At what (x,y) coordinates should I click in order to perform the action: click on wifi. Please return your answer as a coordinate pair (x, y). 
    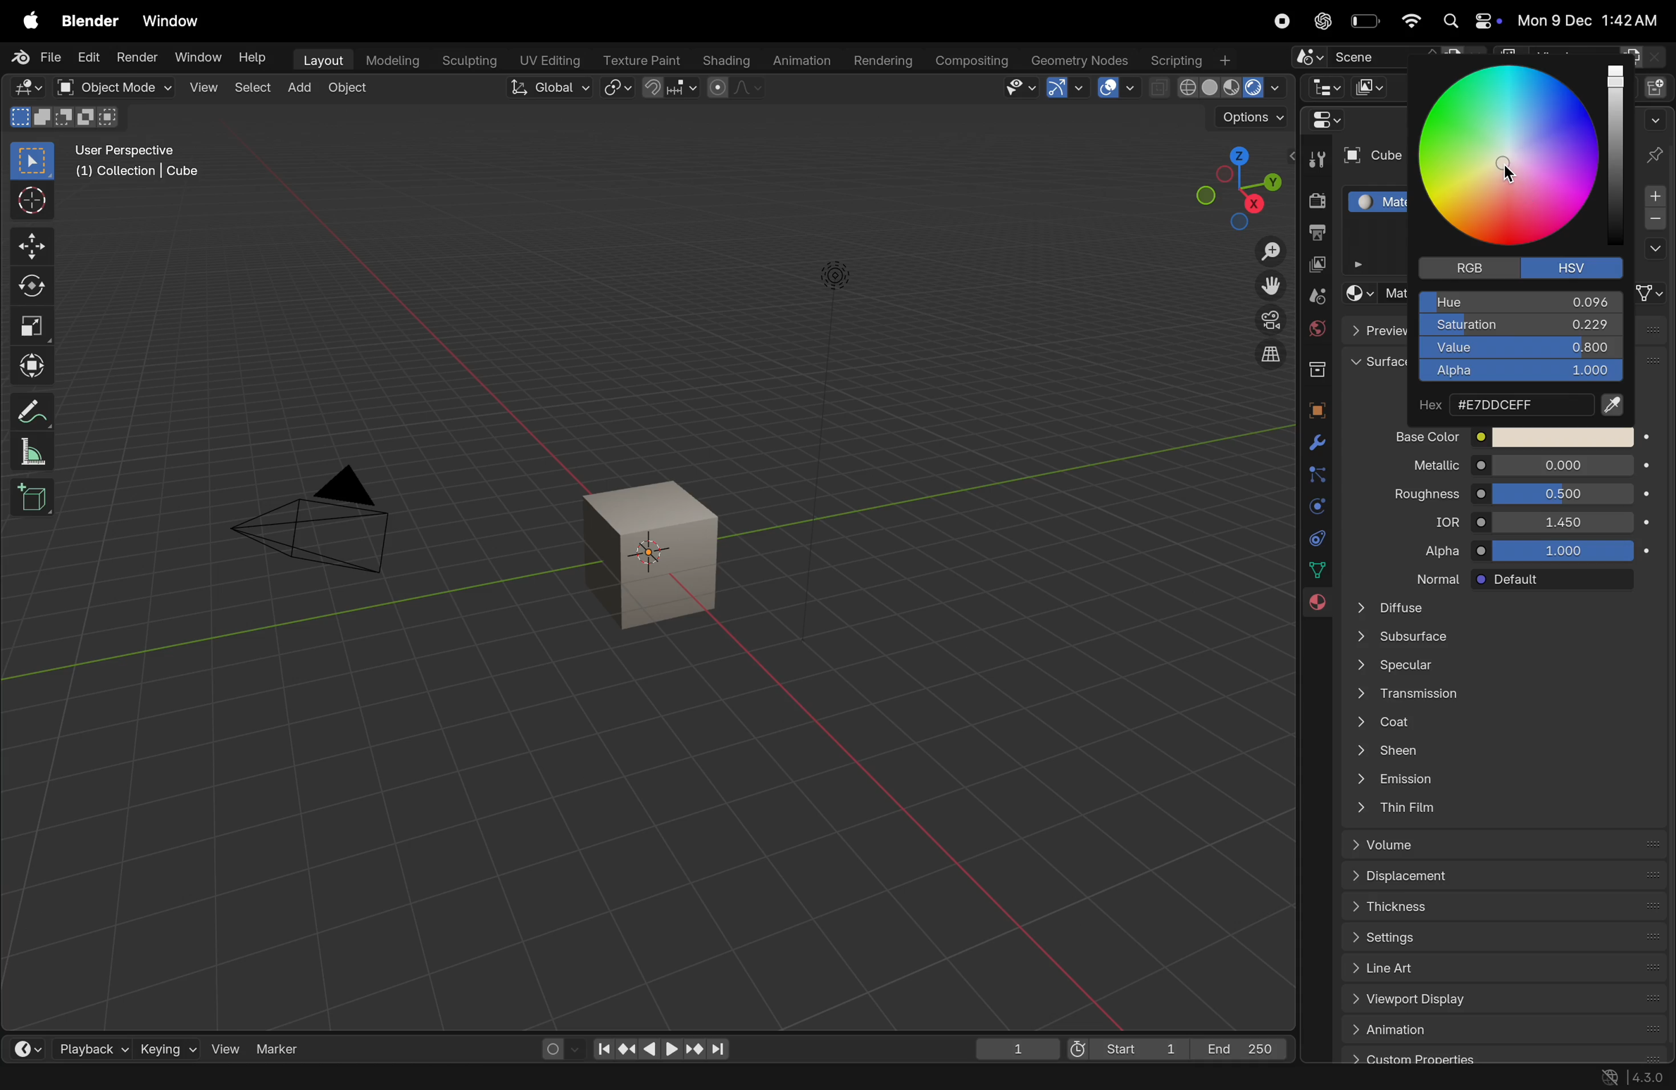
    Looking at the image, I should click on (1409, 20).